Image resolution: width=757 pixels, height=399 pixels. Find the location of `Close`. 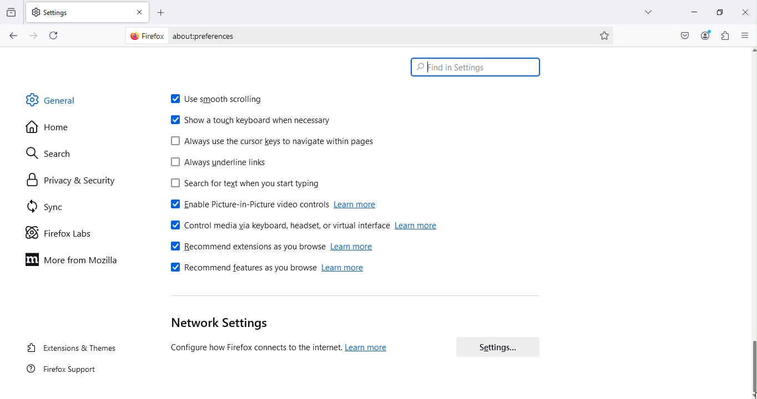

Close is located at coordinates (745, 12).